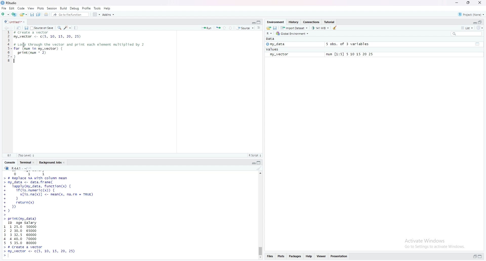 The image size is (486, 261). I want to click on workspace pane, so click(95, 14).